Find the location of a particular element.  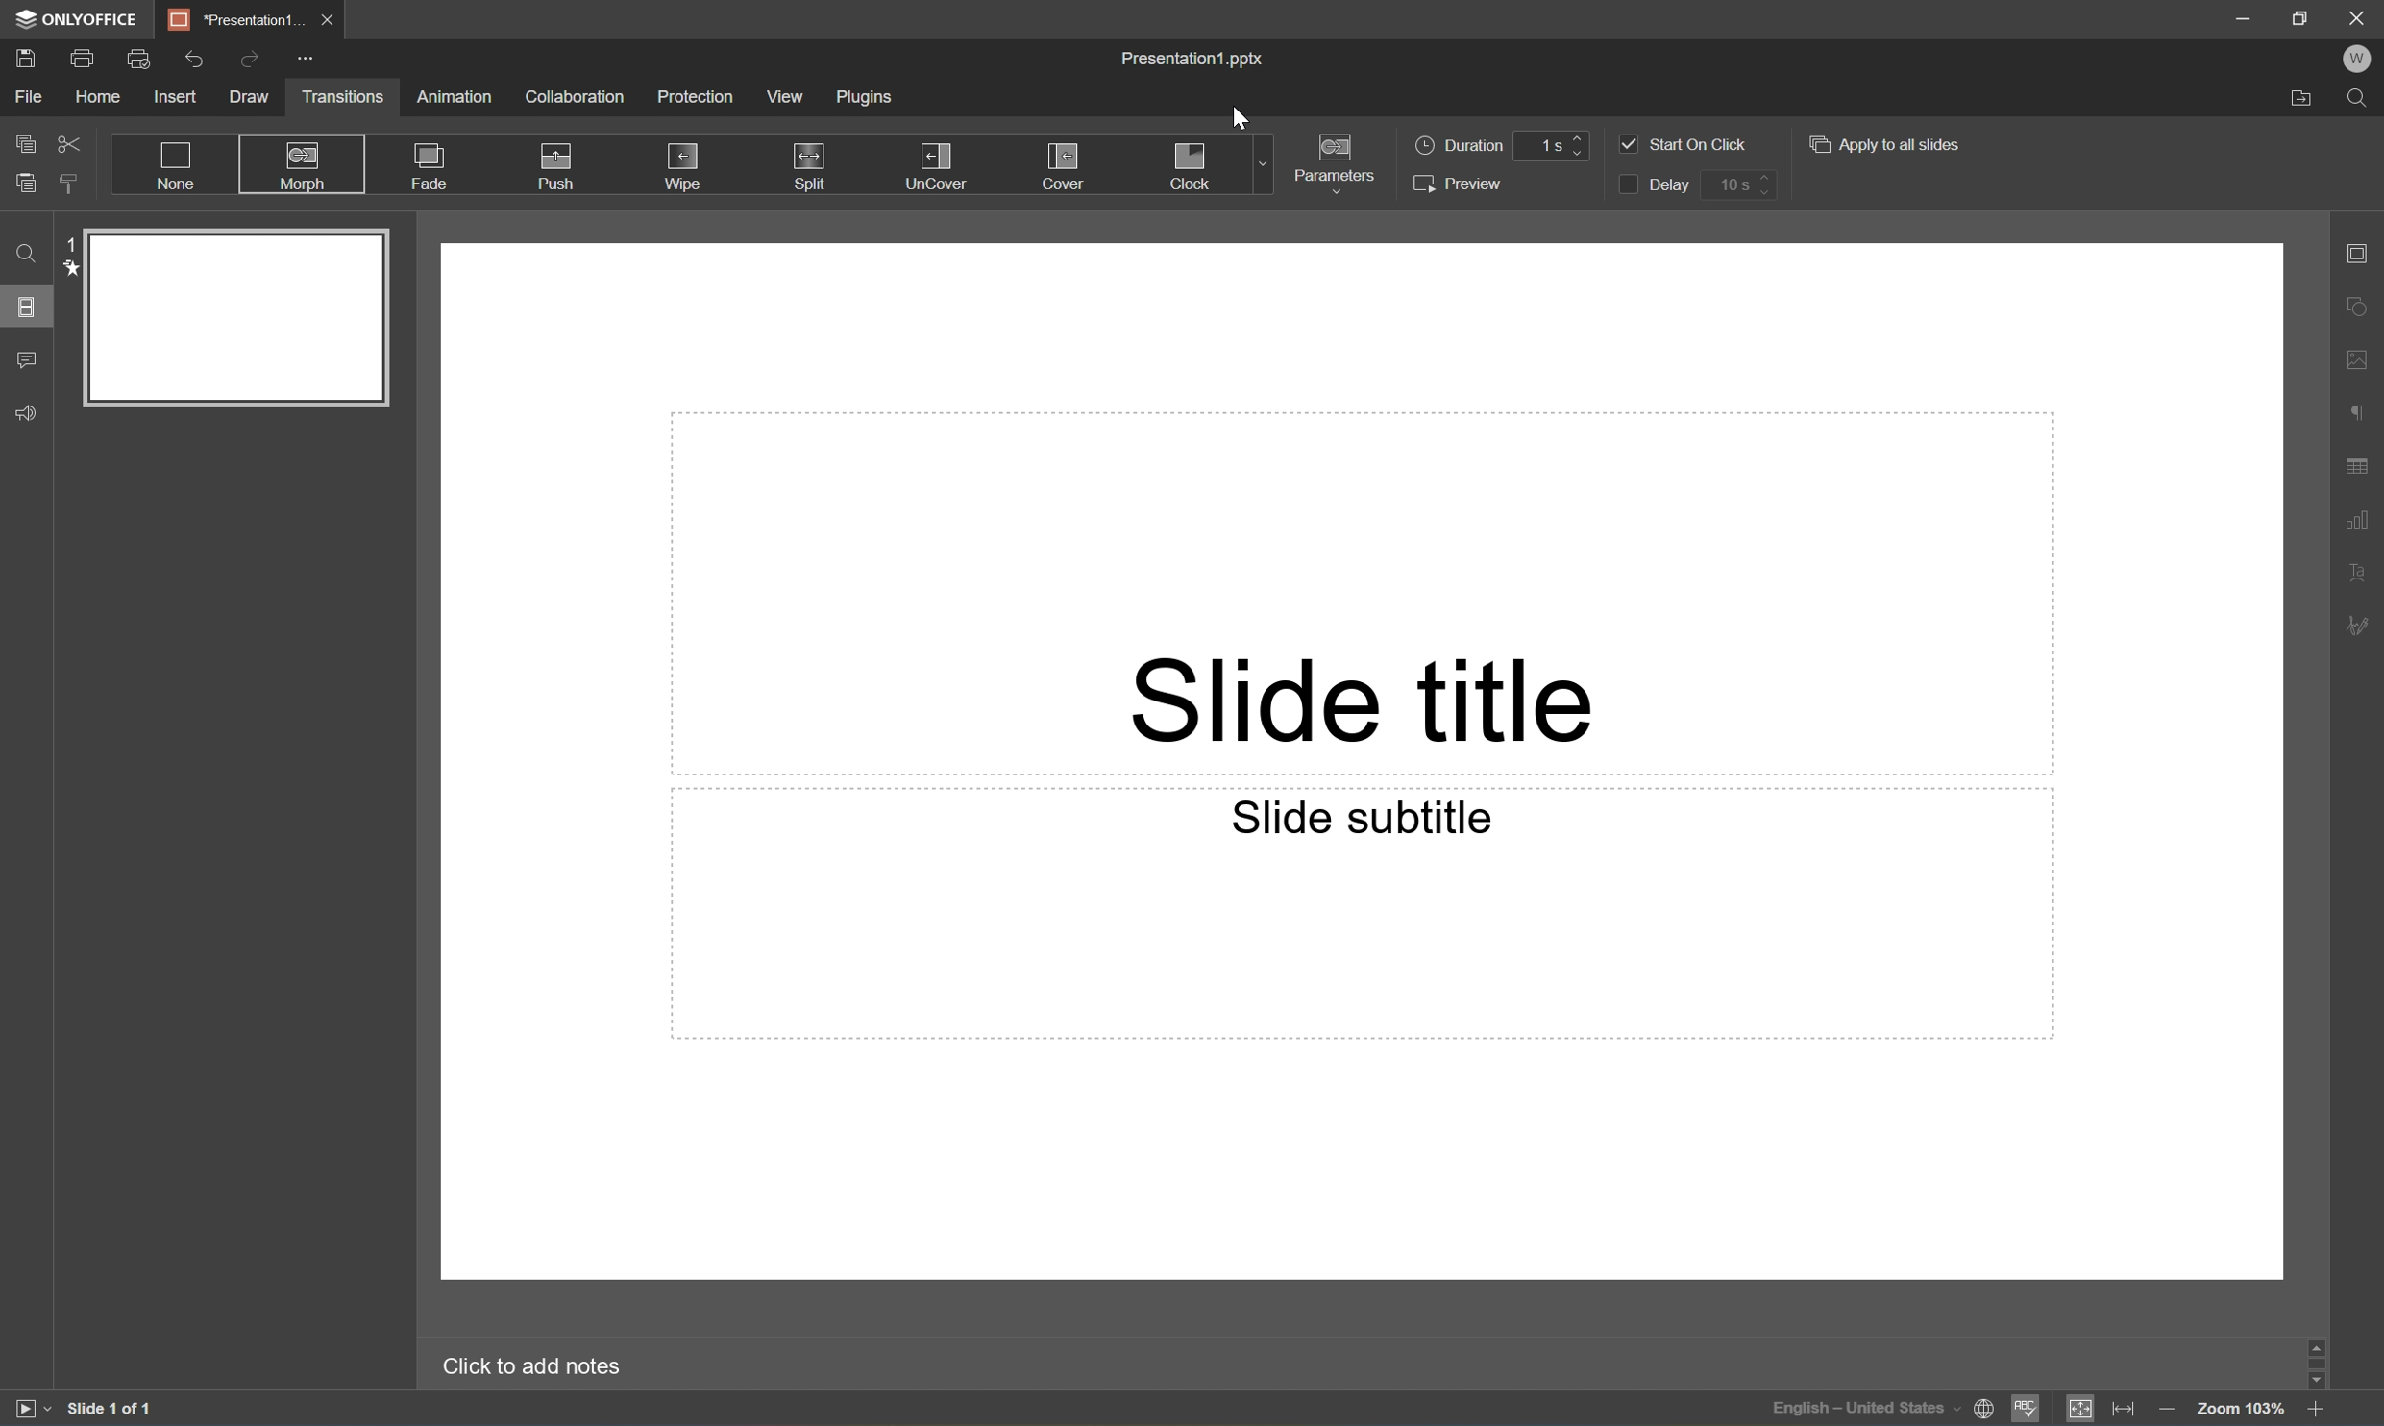

Paragraph settings is located at coordinates (2360, 415).